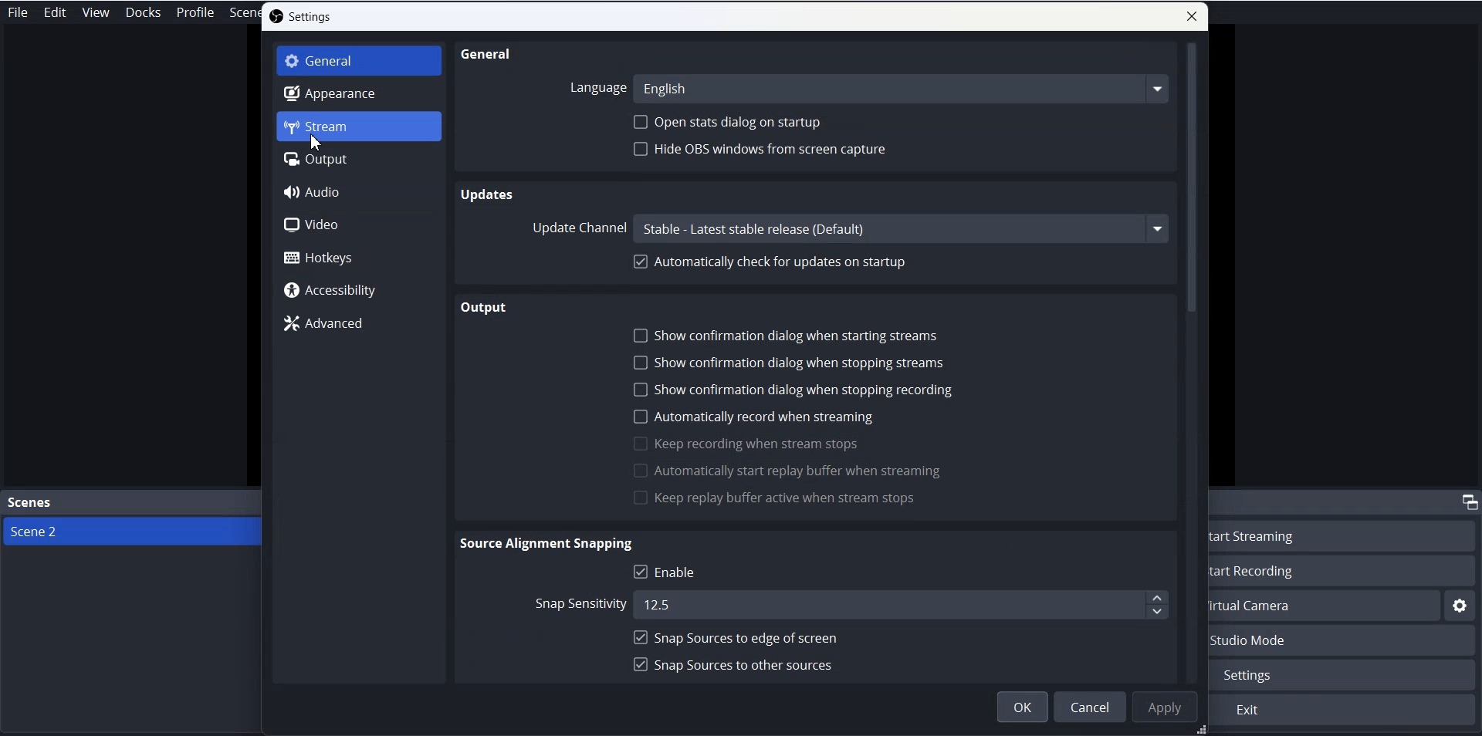 The height and width of the screenshot is (736, 1482). What do you see at coordinates (131, 531) in the screenshot?
I see `Scene 2` at bounding box center [131, 531].